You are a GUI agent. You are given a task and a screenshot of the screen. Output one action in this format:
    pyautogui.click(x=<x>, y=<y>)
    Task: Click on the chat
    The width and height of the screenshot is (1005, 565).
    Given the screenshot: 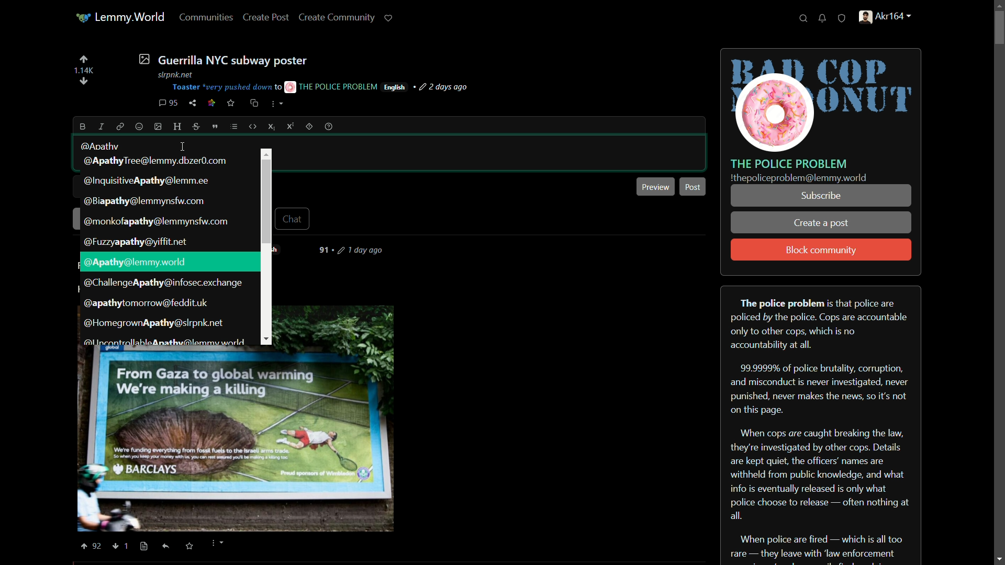 What is the action you would take?
    pyautogui.click(x=294, y=218)
    